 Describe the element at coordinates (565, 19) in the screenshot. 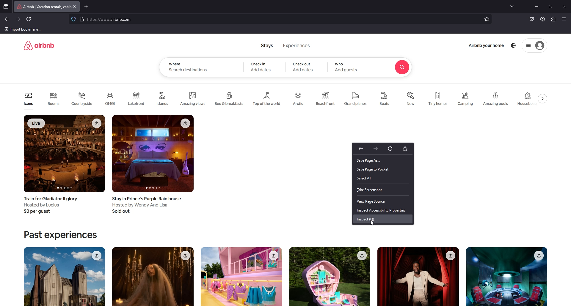

I see `application menu` at that location.